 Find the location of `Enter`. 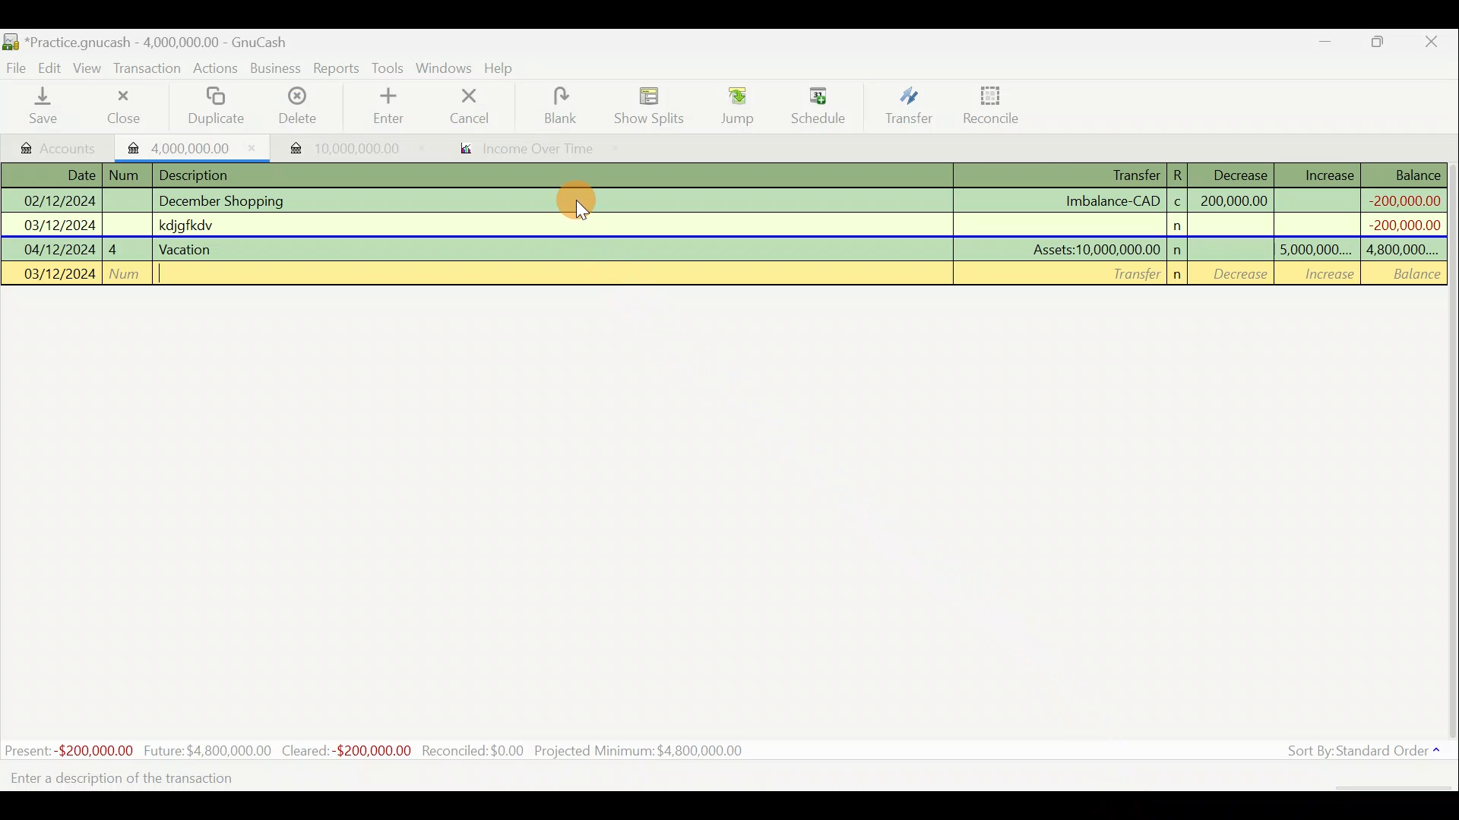

Enter is located at coordinates (387, 106).